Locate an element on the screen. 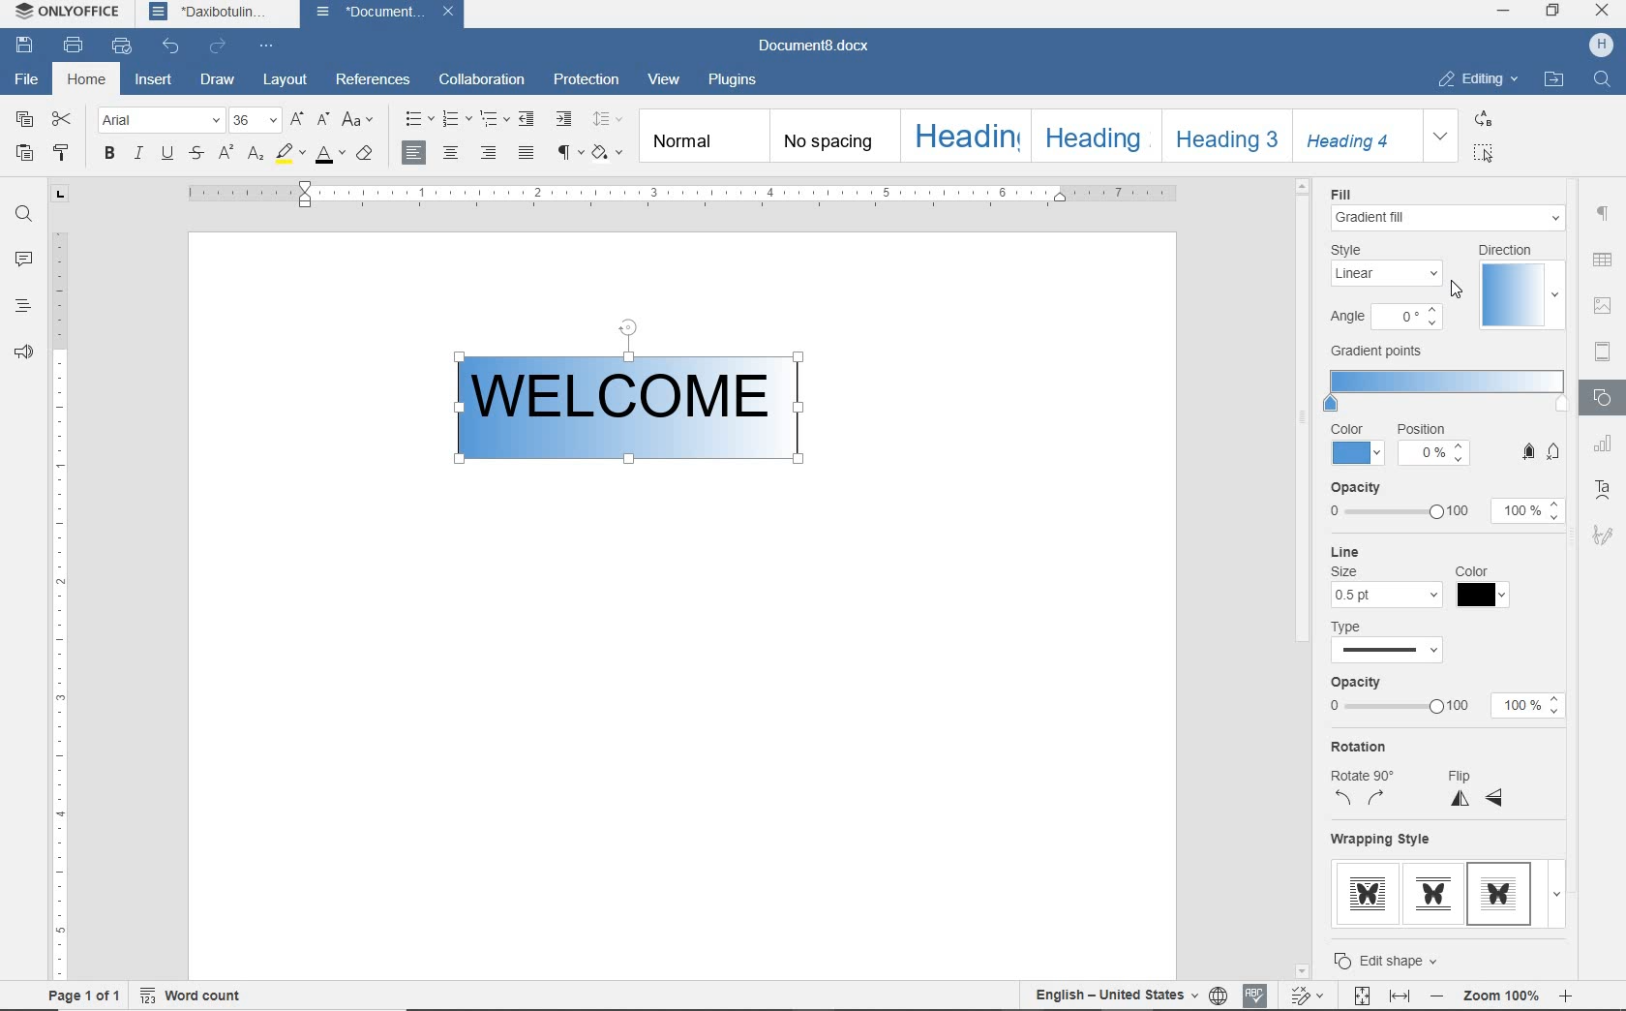 The image size is (1626, 1011). INCREASE INDENT is located at coordinates (565, 120).